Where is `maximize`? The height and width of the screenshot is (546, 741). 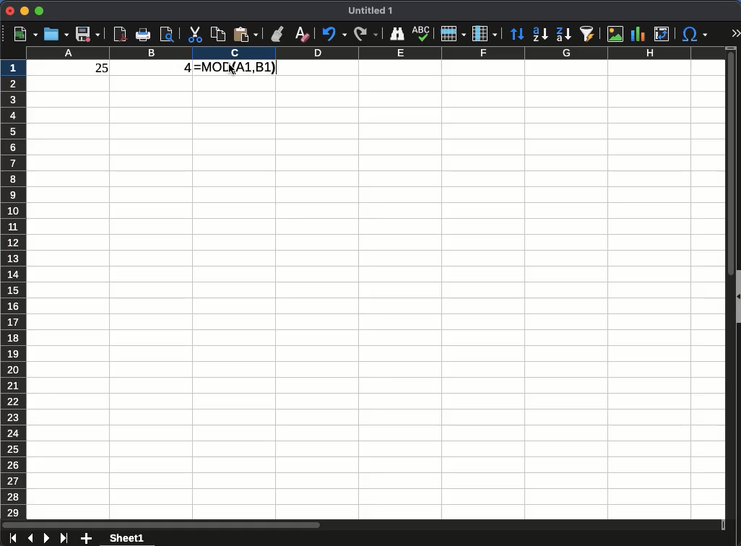 maximize is located at coordinates (38, 11).